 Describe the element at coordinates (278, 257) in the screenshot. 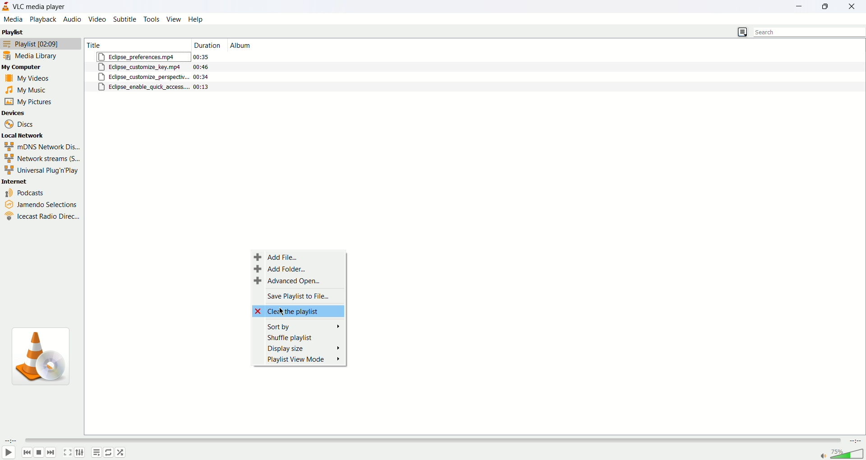

I see `add file` at that location.